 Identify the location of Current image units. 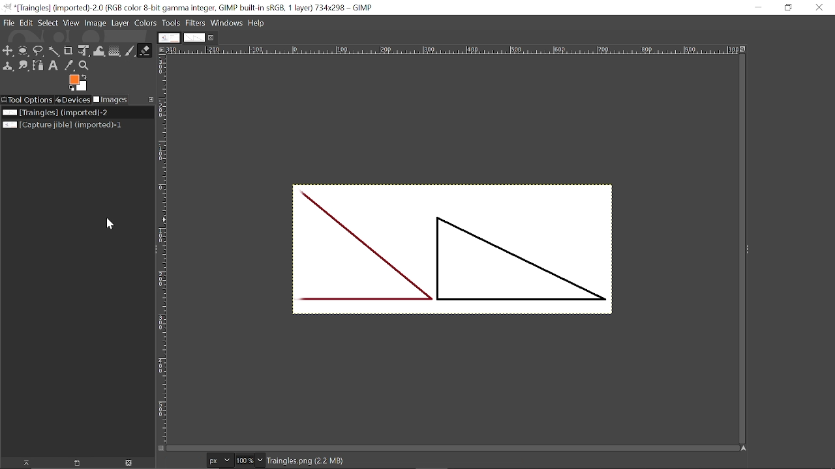
(219, 461).